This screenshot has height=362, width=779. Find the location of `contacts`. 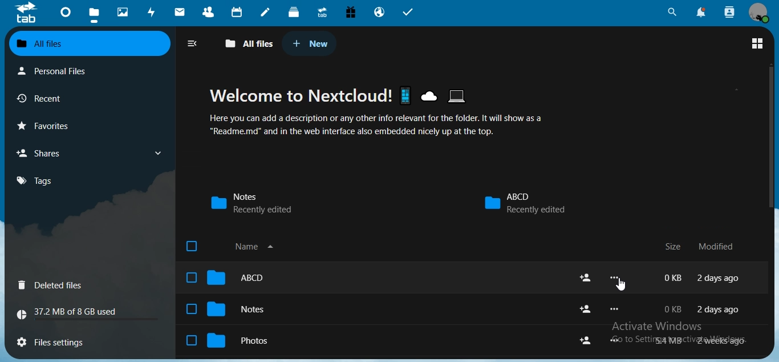

contacts is located at coordinates (208, 11).